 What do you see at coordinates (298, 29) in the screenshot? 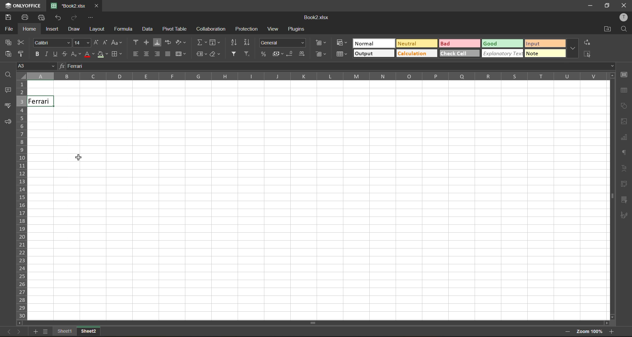
I see `plugins` at bounding box center [298, 29].